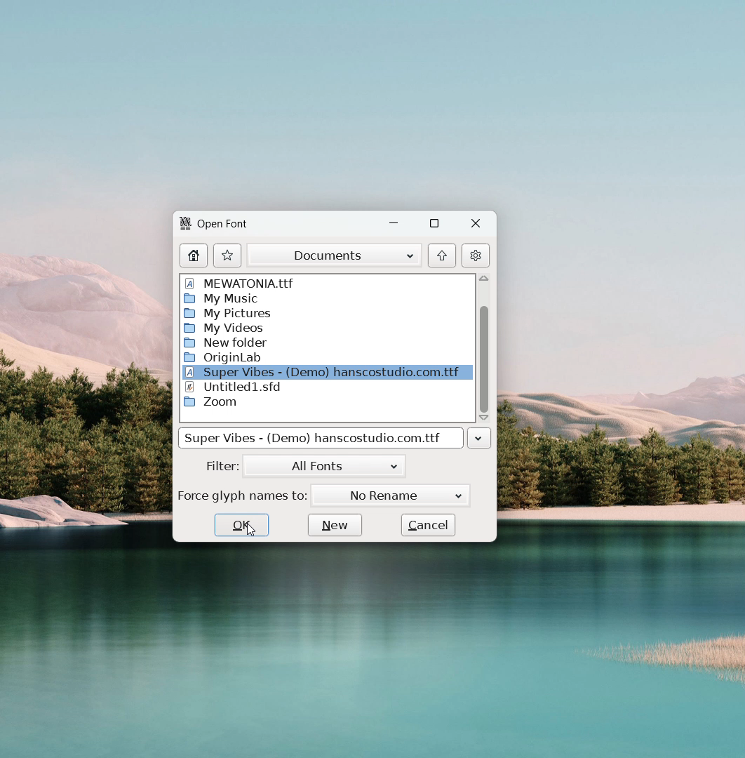 The image size is (745, 758). Describe the element at coordinates (224, 329) in the screenshot. I see `My Videos` at that location.